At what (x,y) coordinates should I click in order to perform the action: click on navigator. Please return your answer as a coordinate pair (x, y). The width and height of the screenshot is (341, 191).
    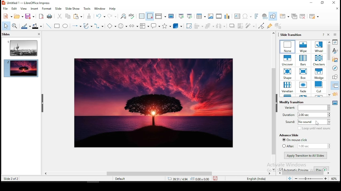
    Looking at the image, I should click on (336, 68).